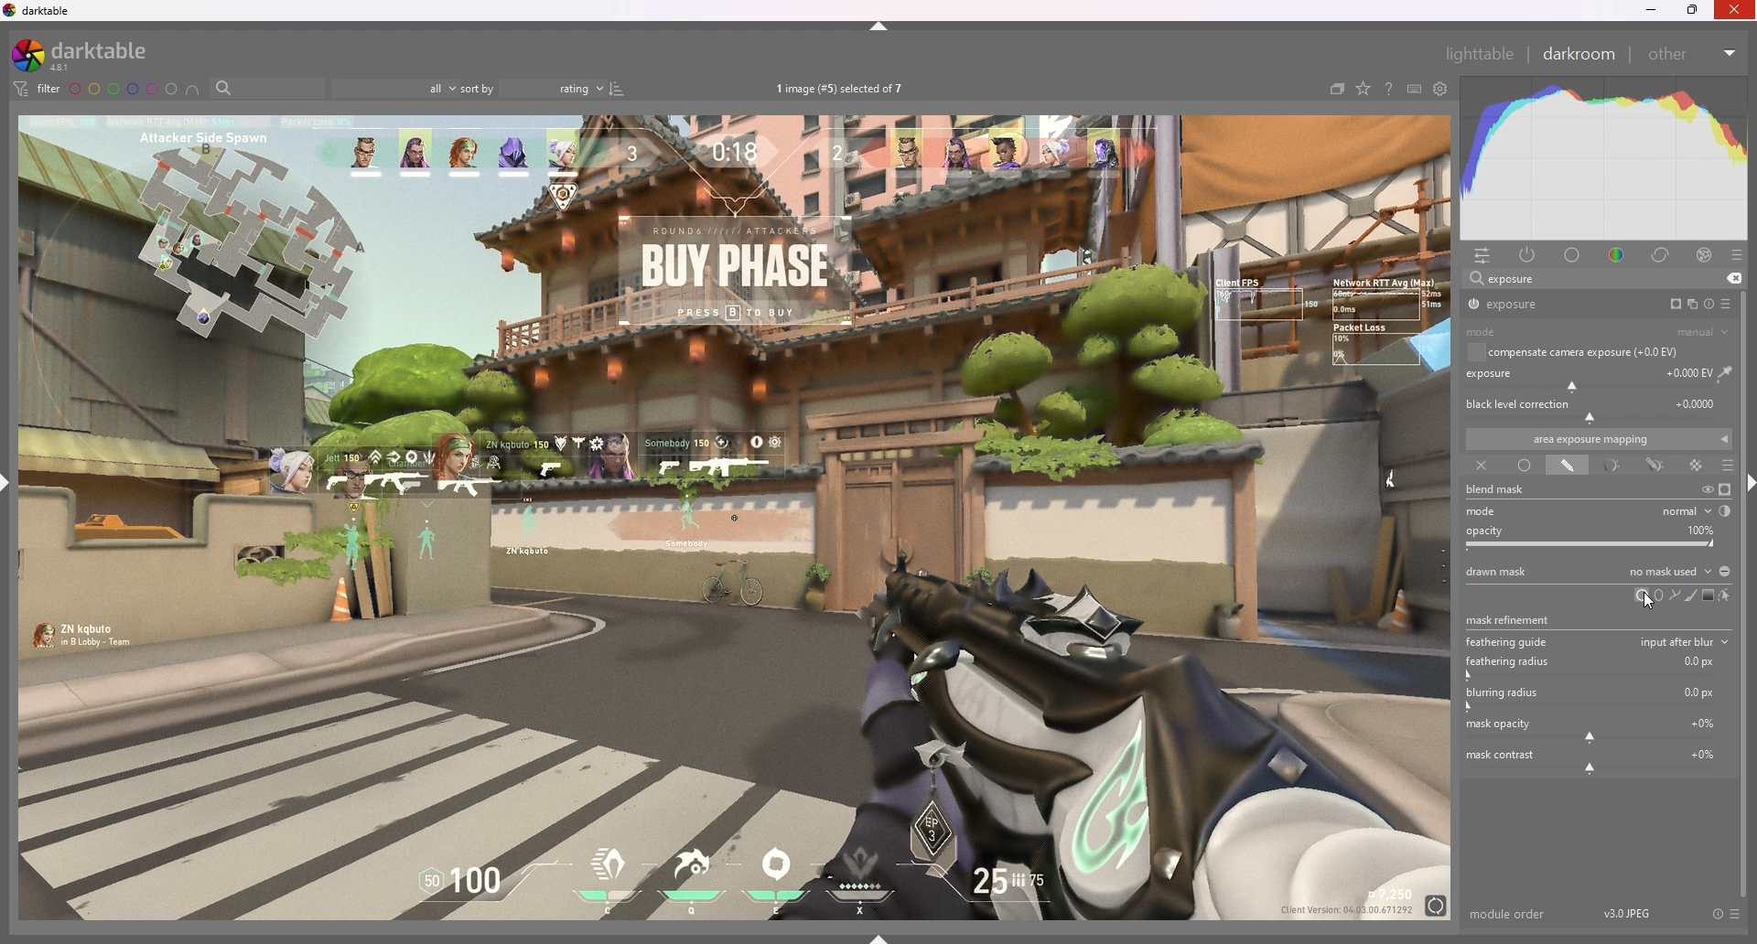 Image resolution: width=1757 pixels, height=944 pixels. What do you see at coordinates (1708, 304) in the screenshot?
I see `reset` at bounding box center [1708, 304].